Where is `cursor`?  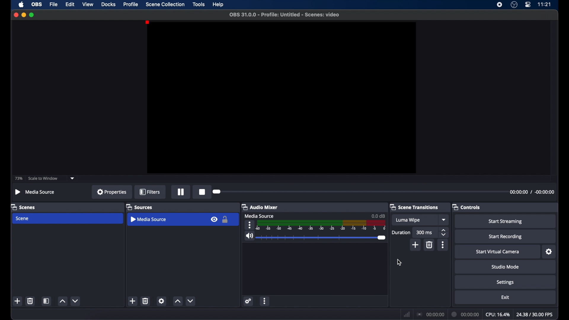
cursor is located at coordinates (399, 262).